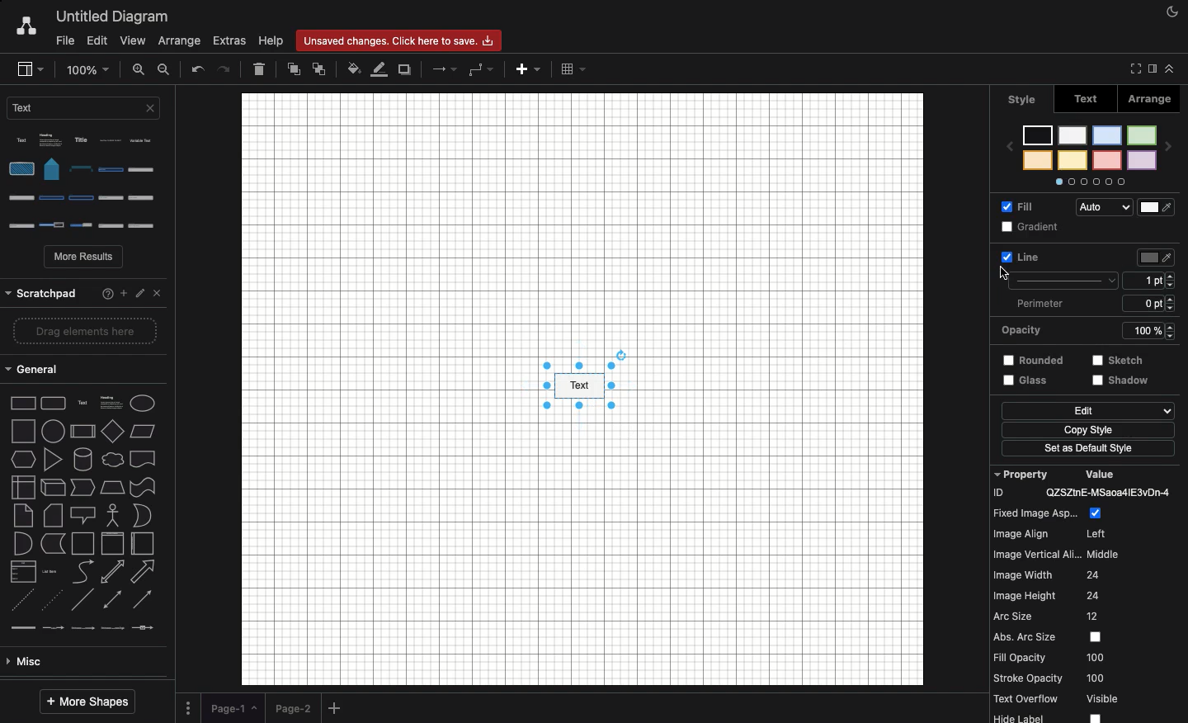 The height and width of the screenshot is (723, 1188). Describe the element at coordinates (271, 41) in the screenshot. I see `Help` at that location.